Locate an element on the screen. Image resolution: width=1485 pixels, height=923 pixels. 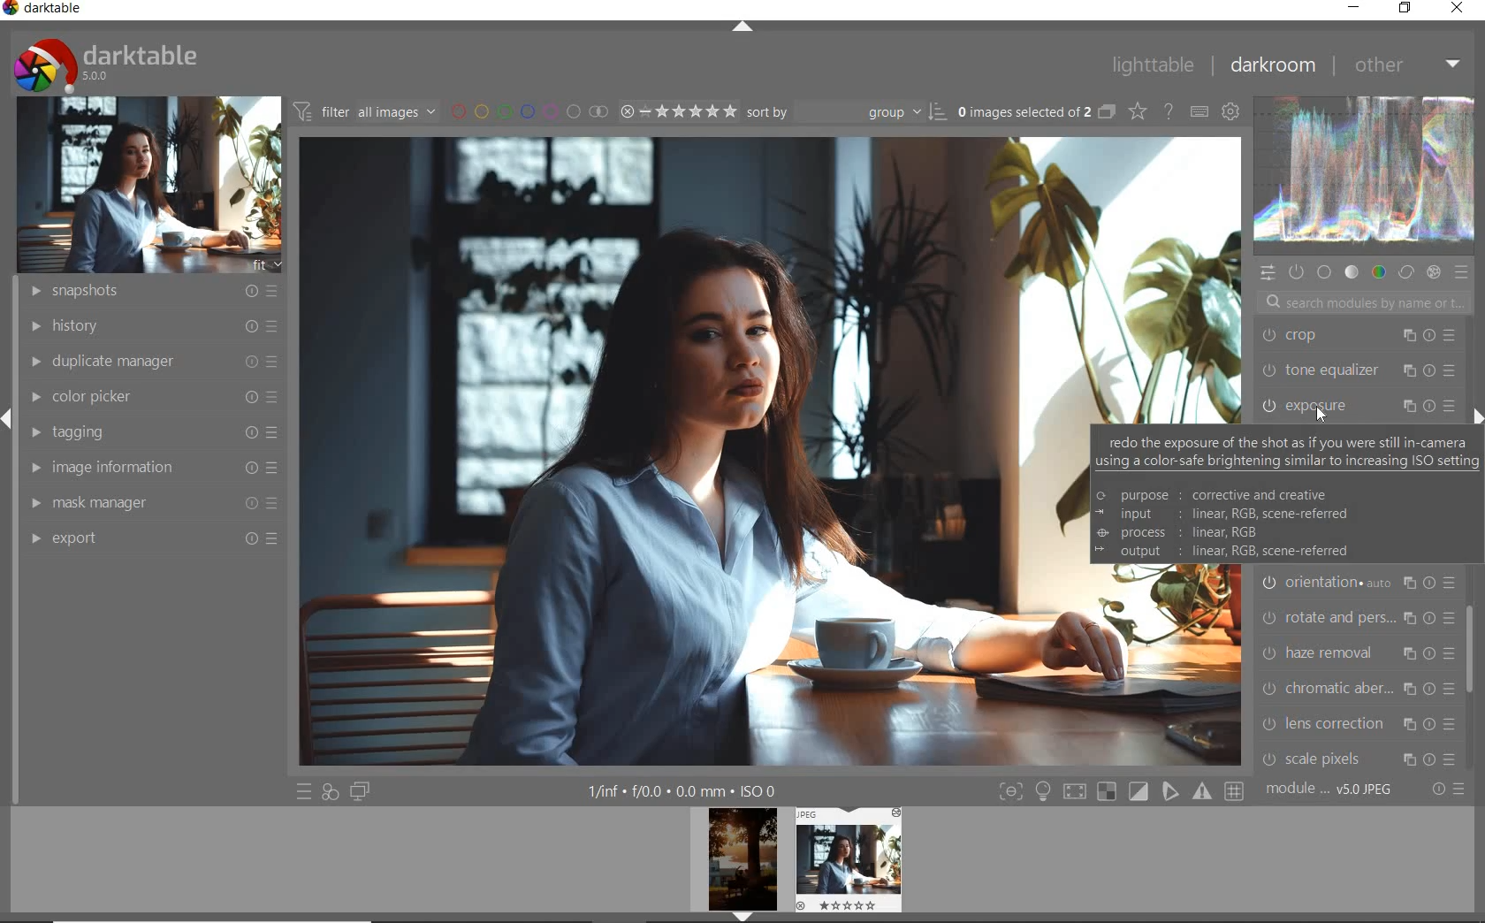
CORRECT is located at coordinates (1405, 271).